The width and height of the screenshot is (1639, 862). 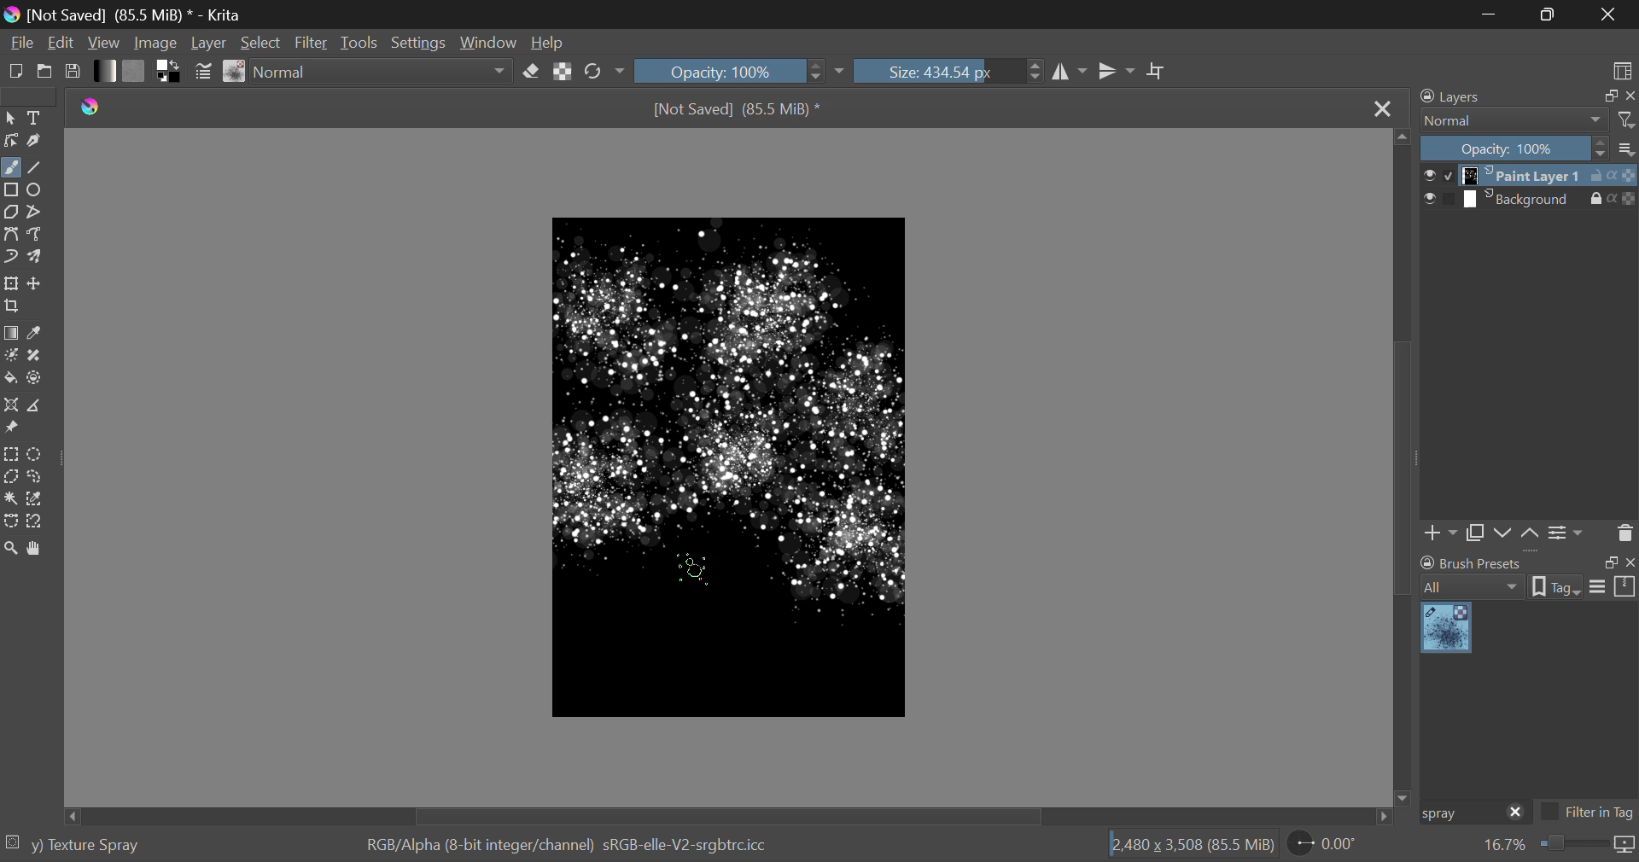 What do you see at coordinates (738, 111) in the screenshot?
I see `[Not Saved] (69.2 MiB) *` at bounding box center [738, 111].